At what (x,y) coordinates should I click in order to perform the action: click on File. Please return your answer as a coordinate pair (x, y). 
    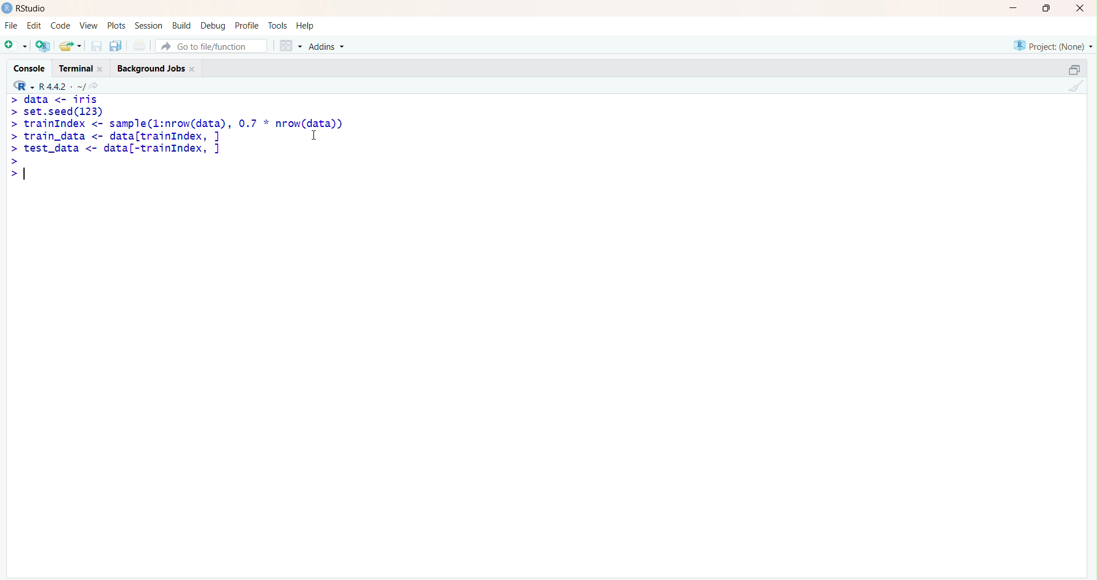
    Looking at the image, I should click on (11, 25).